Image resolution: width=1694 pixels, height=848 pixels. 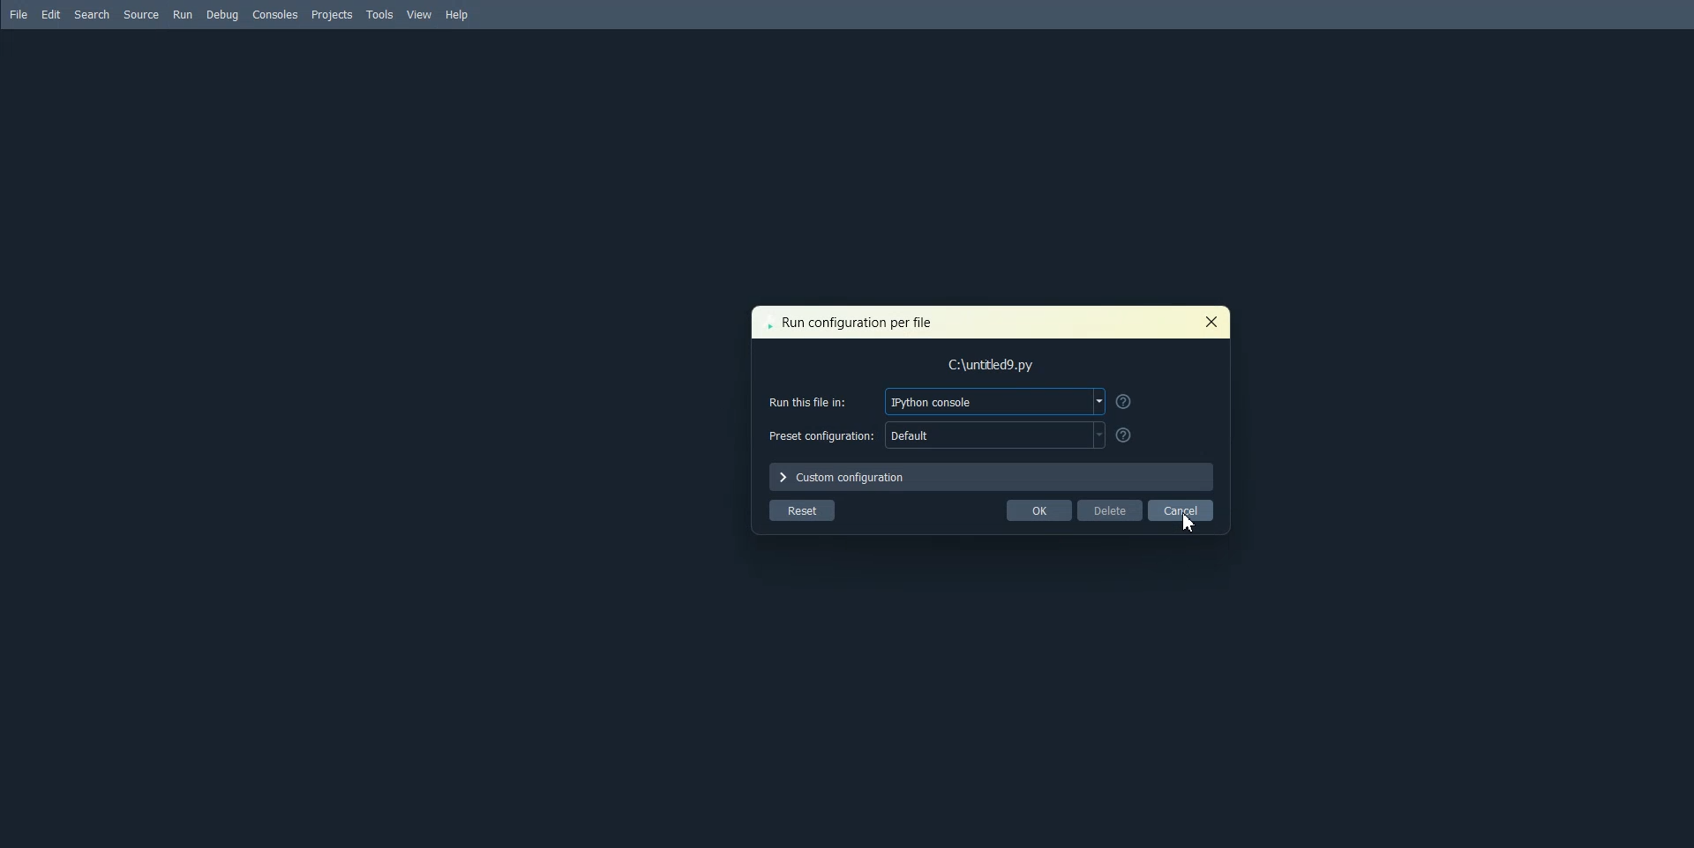 I want to click on Python console., so click(x=996, y=402).